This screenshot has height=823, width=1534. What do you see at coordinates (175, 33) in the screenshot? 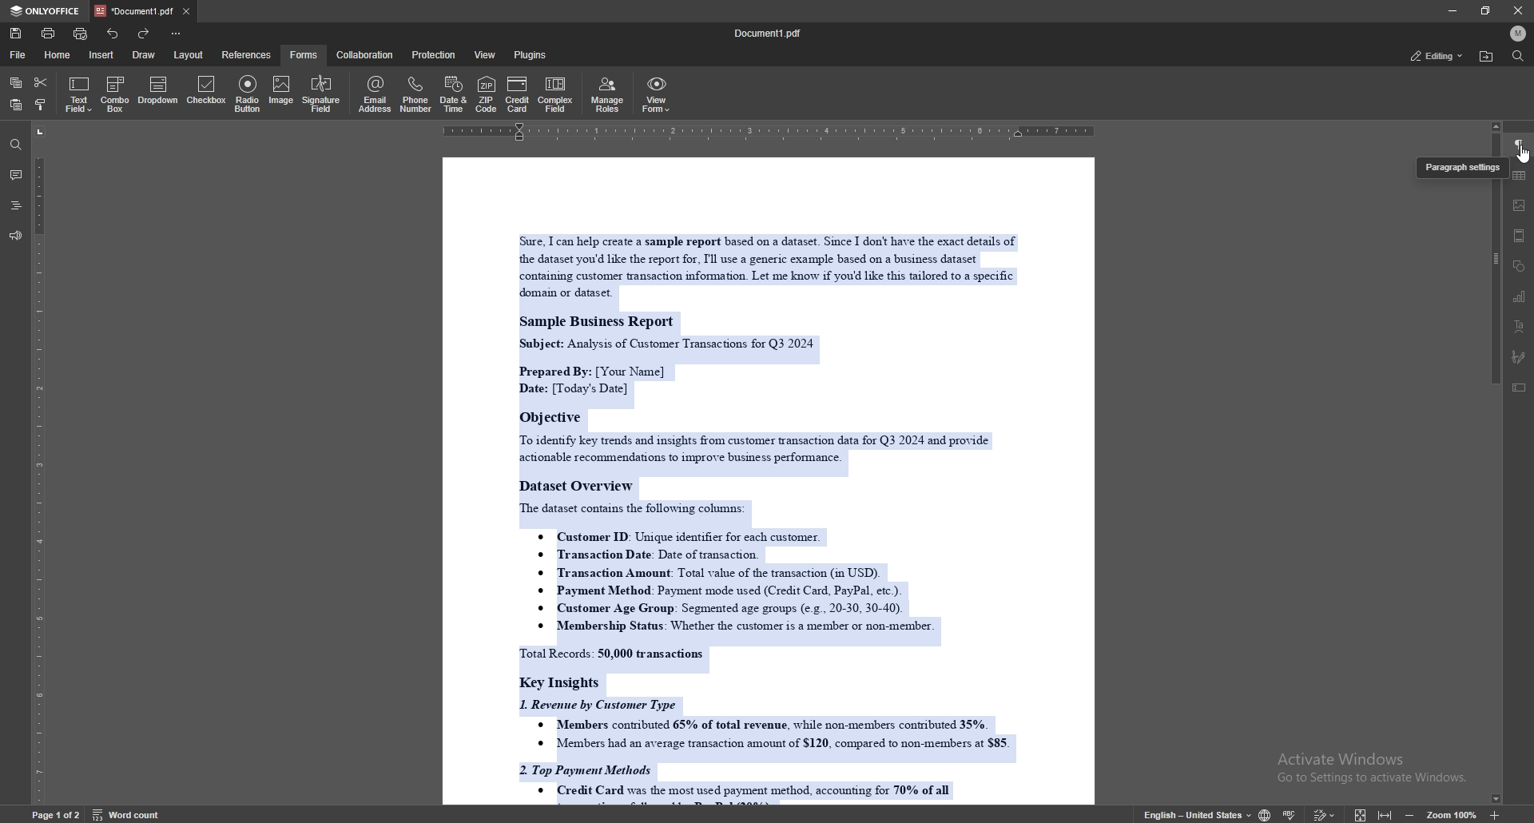
I see `customize toolbar` at bounding box center [175, 33].